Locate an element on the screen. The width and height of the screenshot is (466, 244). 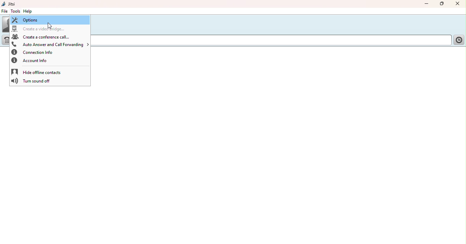
Enter name or number is located at coordinates (271, 41).